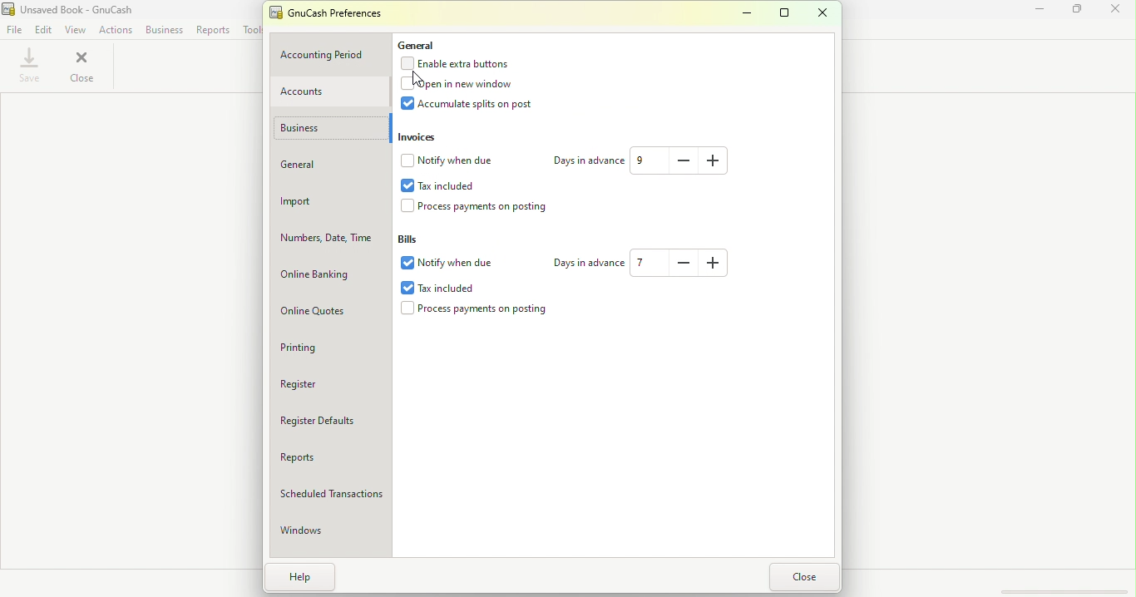 Image resolution: width=1136 pixels, height=597 pixels. Describe the element at coordinates (331, 129) in the screenshot. I see `Business` at that location.